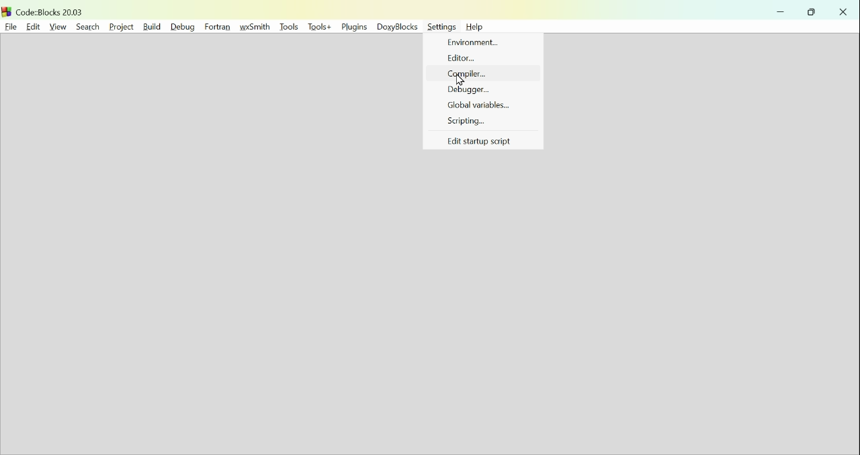 The height and width of the screenshot is (455, 860). Describe the element at coordinates (320, 28) in the screenshot. I see `Tools+` at that location.